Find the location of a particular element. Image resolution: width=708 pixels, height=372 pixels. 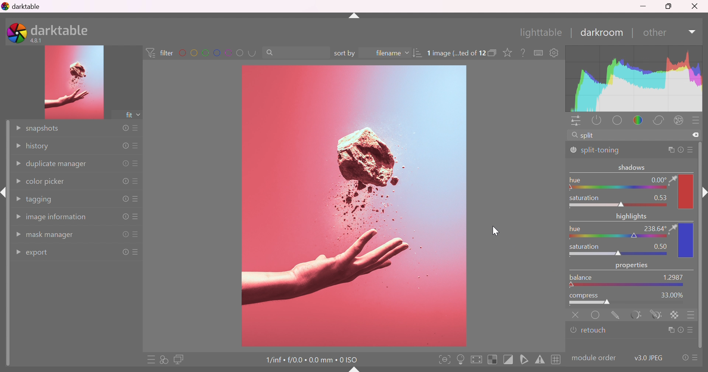

hue is located at coordinates (575, 228).